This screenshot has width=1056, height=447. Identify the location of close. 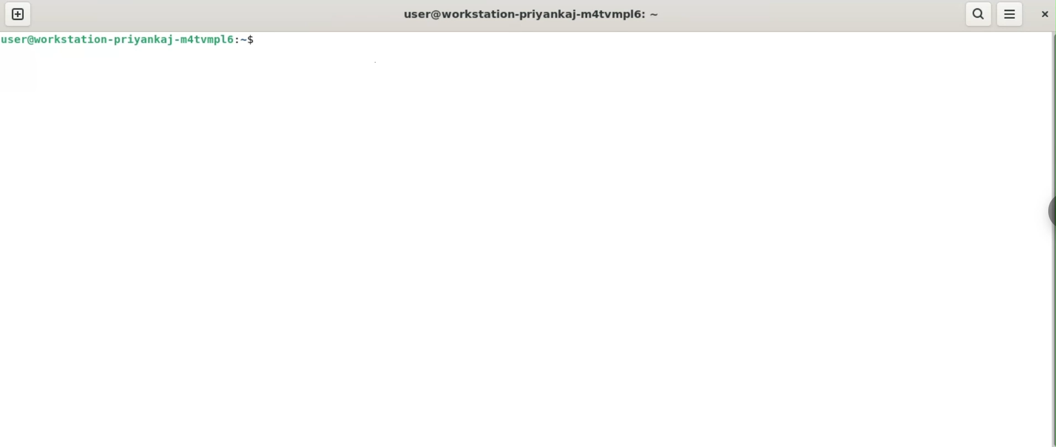
(1043, 15).